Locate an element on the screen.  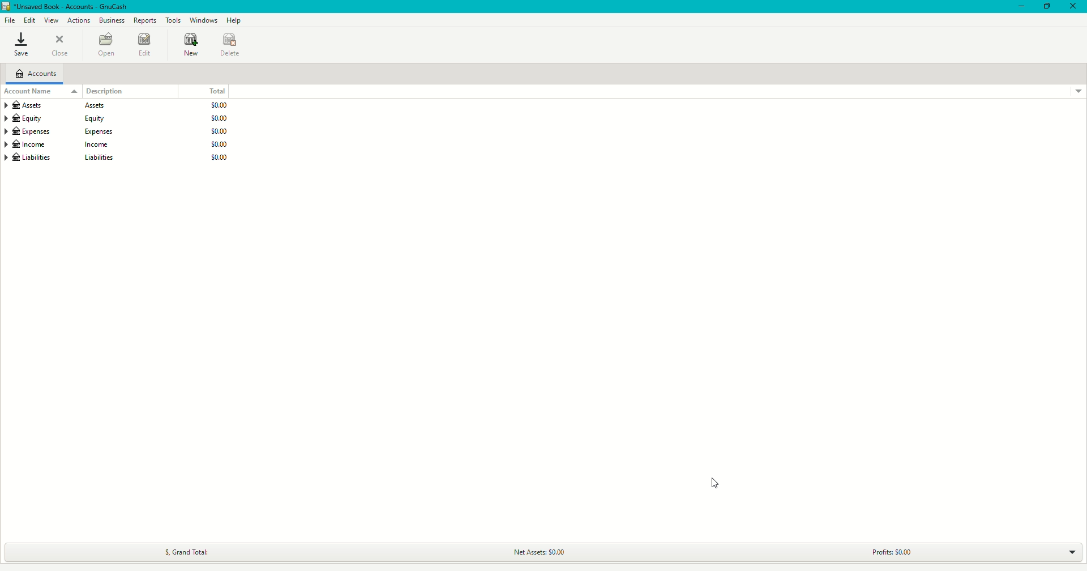
New is located at coordinates (189, 46).